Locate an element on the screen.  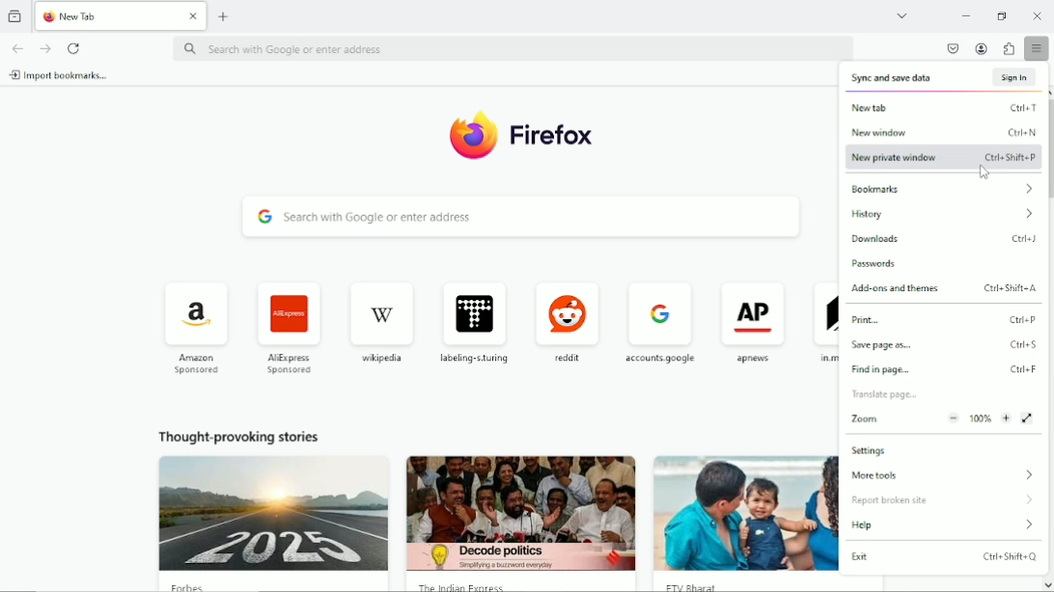
wikipedia is located at coordinates (378, 321).